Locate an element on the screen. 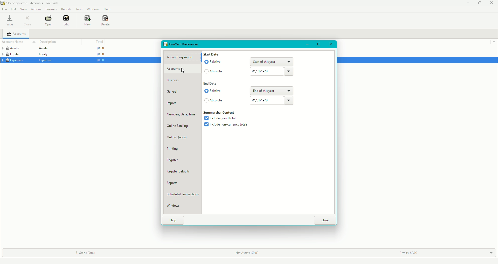 This screenshot has width=498, height=264. End Date is located at coordinates (210, 84).